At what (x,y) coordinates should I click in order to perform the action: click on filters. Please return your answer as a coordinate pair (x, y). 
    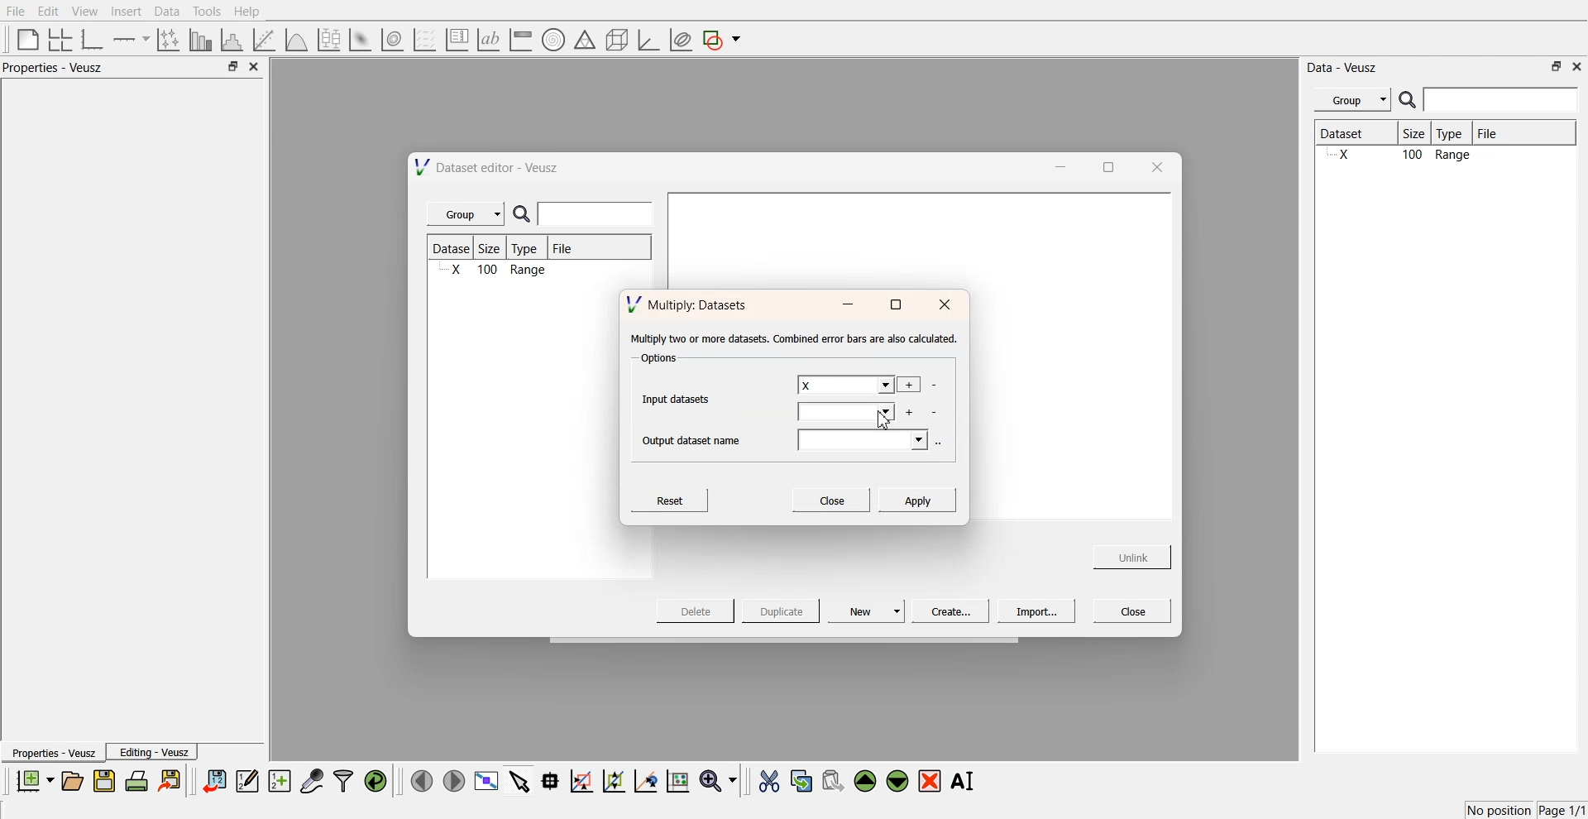
    Looking at the image, I should click on (342, 781).